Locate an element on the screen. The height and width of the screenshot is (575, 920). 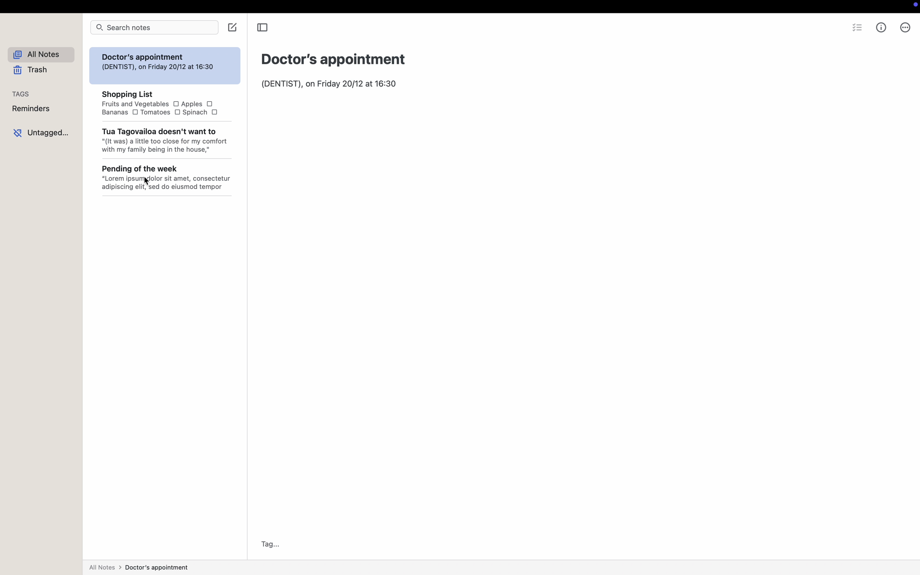
untagged is located at coordinates (40, 131).